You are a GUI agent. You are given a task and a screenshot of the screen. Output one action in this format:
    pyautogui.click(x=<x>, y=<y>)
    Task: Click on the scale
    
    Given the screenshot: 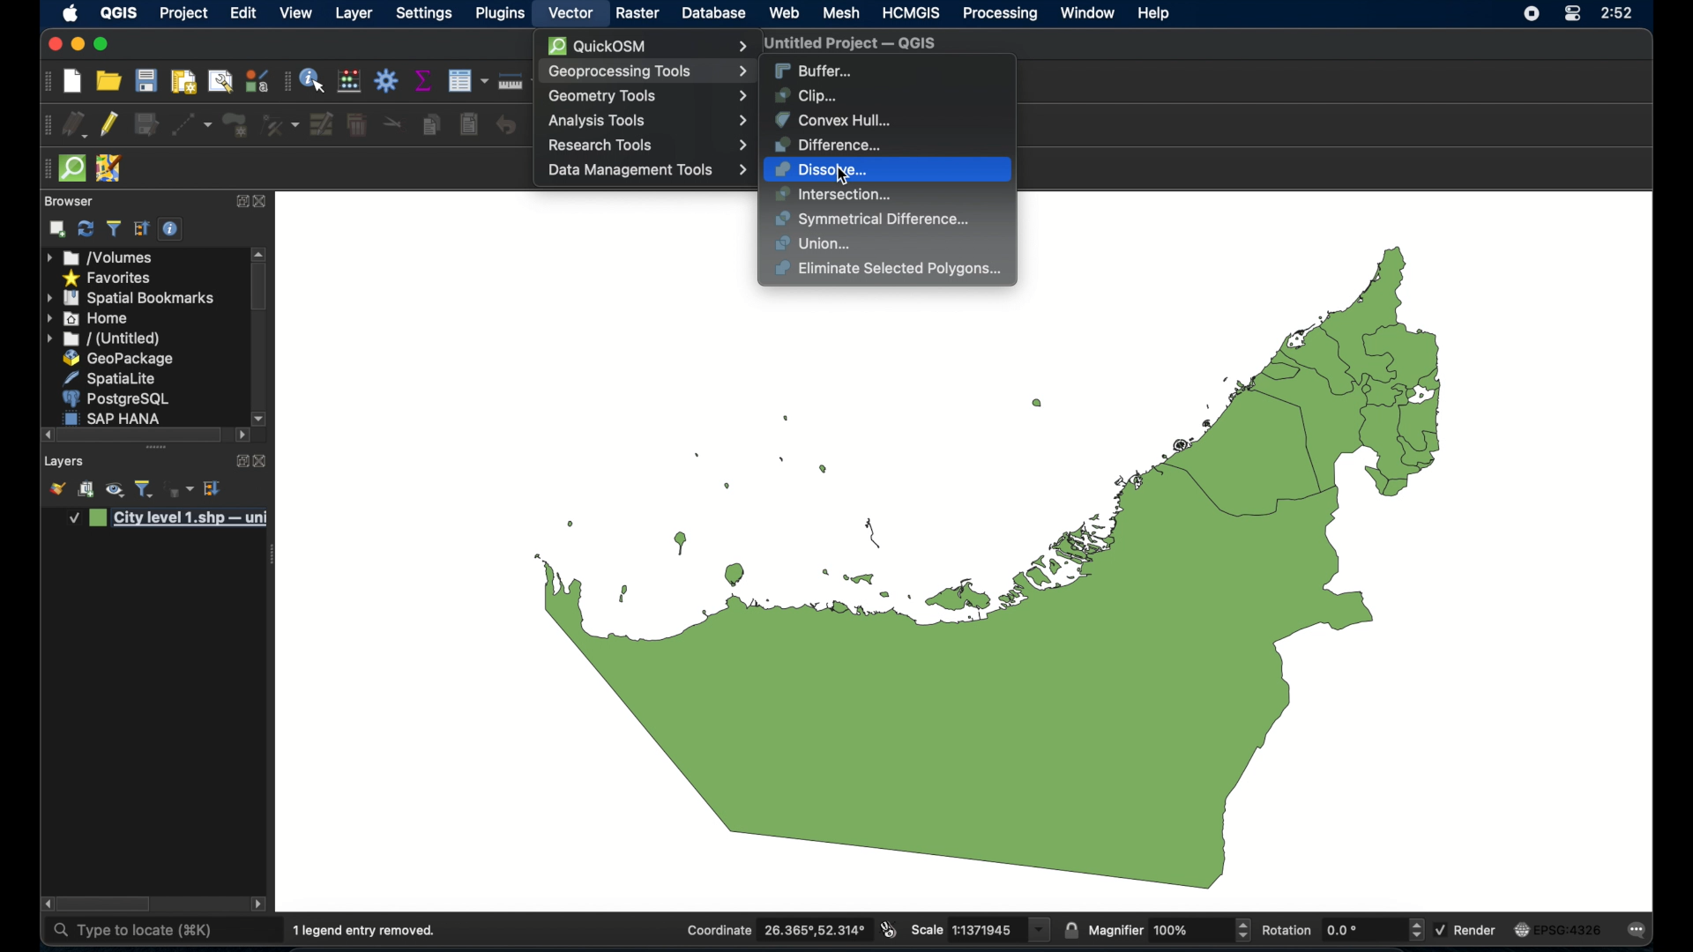 What is the action you would take?
    pyautogui.click(x=980, y=930)
    